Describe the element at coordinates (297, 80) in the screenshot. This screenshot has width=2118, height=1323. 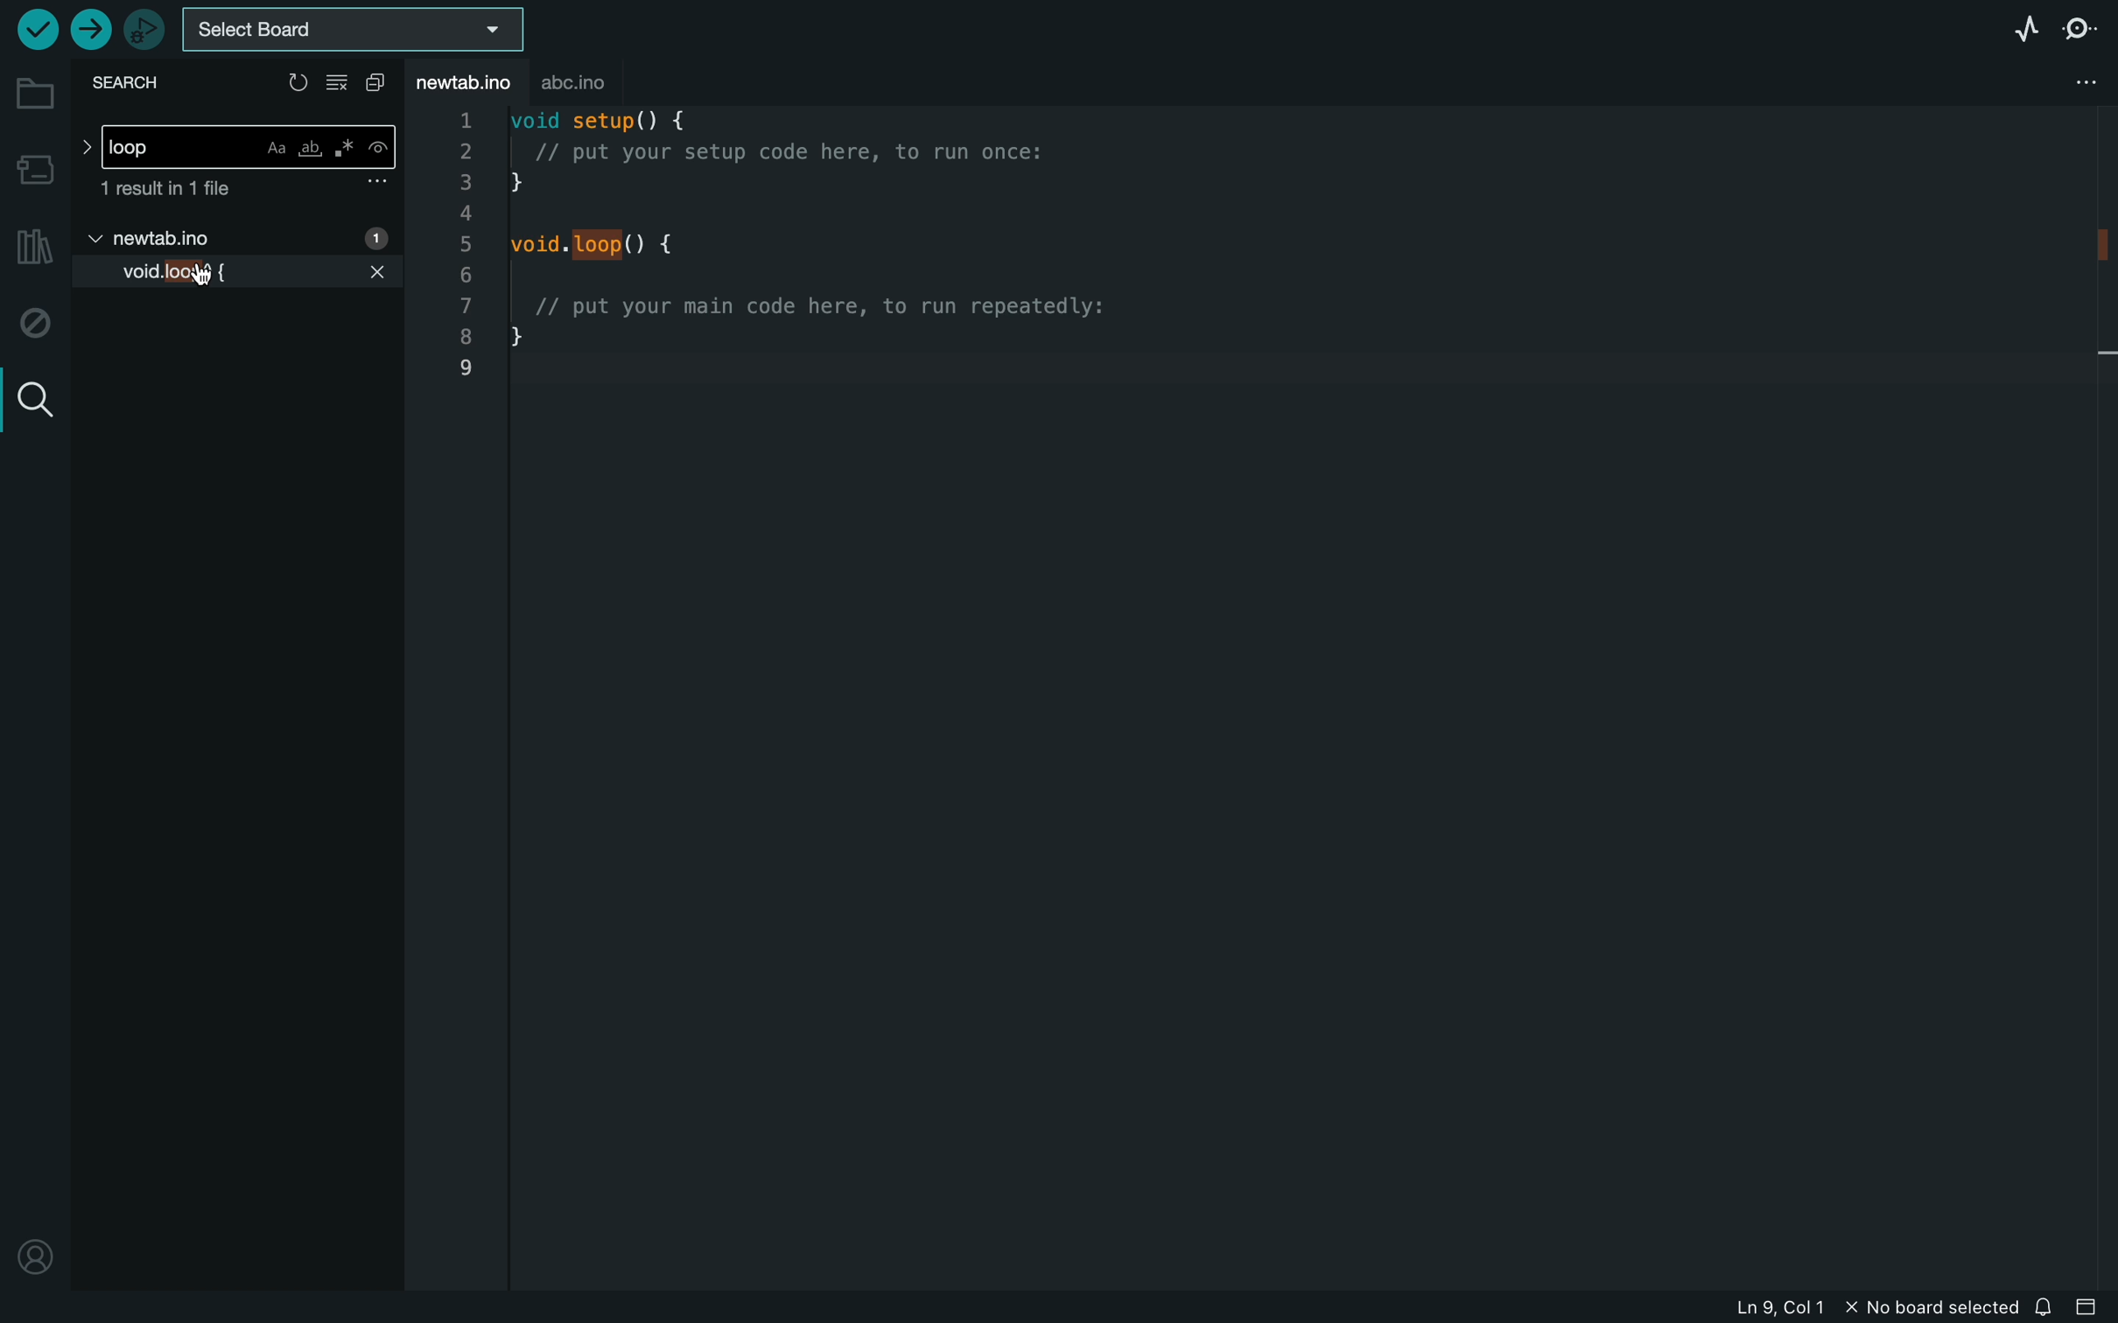
I see `refresh` at that location.